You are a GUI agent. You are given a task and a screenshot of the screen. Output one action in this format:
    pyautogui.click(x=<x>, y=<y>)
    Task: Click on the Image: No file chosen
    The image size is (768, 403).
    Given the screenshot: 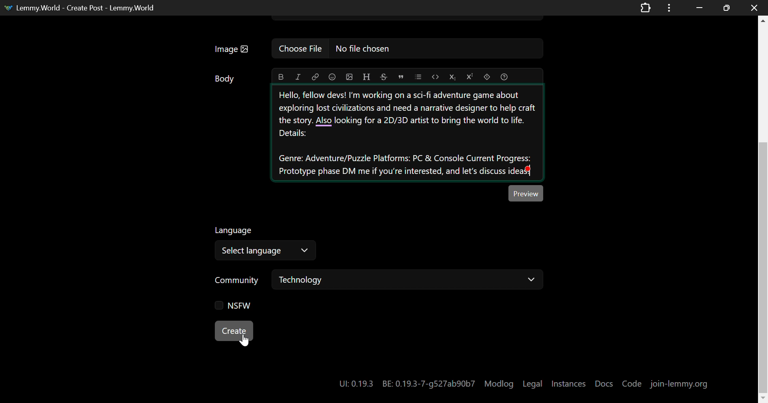 What is the action you would take?
    pyautogui.click(x=376, y=49)
    